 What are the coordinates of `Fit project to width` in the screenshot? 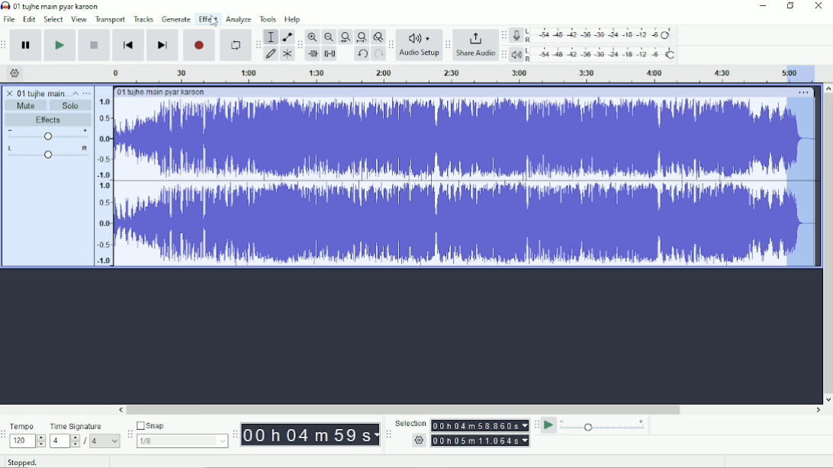 It's located at (362, 37).